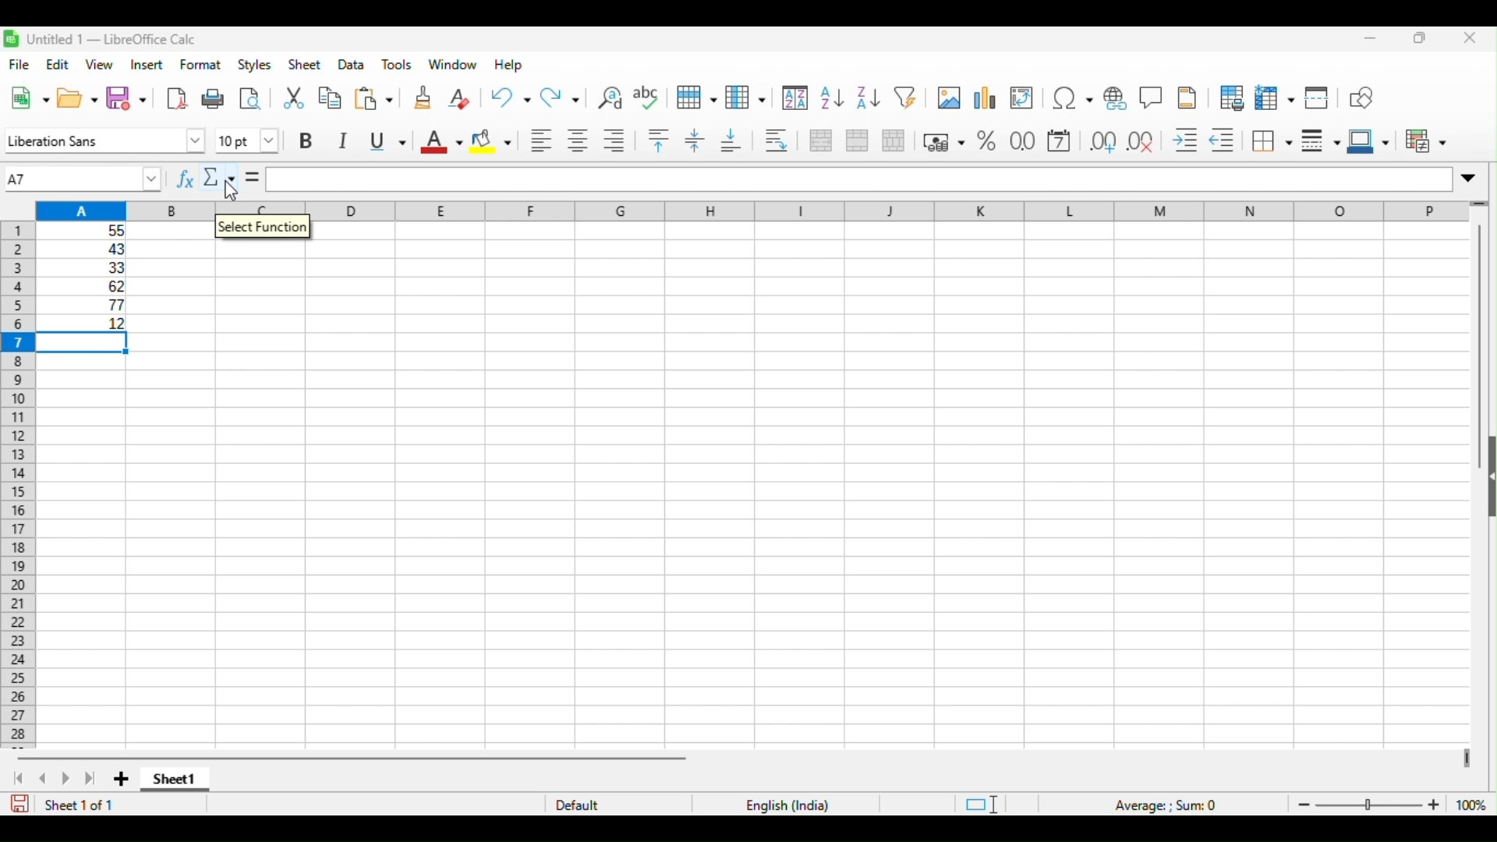 The height and width of the screenshot is (842, 1497). I want to click on merge and center, so click(820, 140).